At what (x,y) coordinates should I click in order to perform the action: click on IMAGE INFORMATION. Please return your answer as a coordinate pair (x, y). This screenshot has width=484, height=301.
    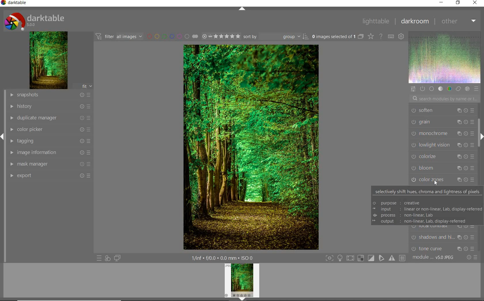
    Looking at the image, I should click on (51, 153).